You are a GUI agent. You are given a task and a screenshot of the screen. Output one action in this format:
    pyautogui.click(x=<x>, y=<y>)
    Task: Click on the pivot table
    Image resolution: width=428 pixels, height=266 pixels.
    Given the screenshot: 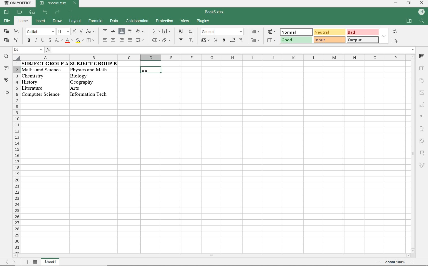 What is the action you would take?
    pyautogui.click(x=422, y=141)
    